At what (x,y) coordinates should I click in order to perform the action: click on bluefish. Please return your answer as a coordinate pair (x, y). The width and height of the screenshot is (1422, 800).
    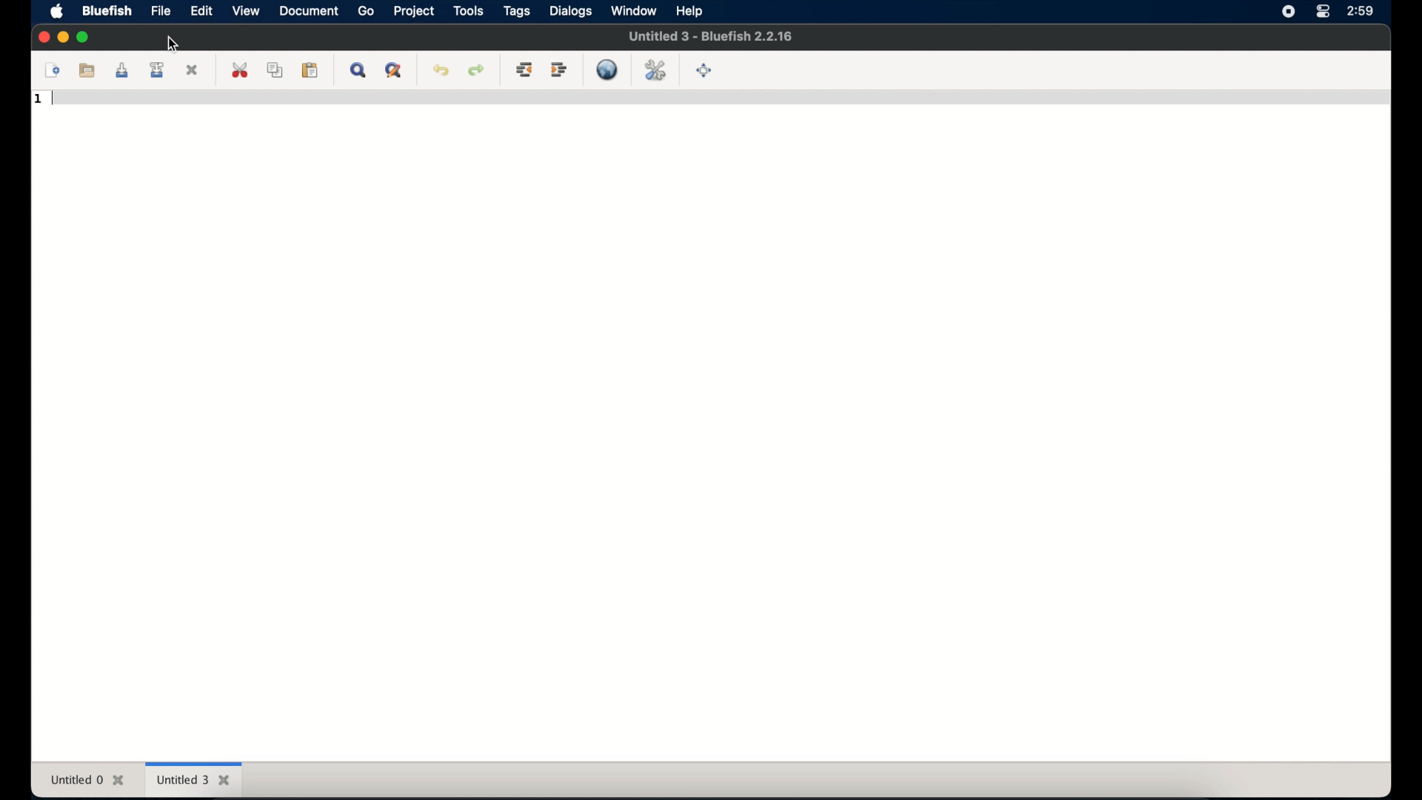
    Looking at the image, I should click on (107, 10).